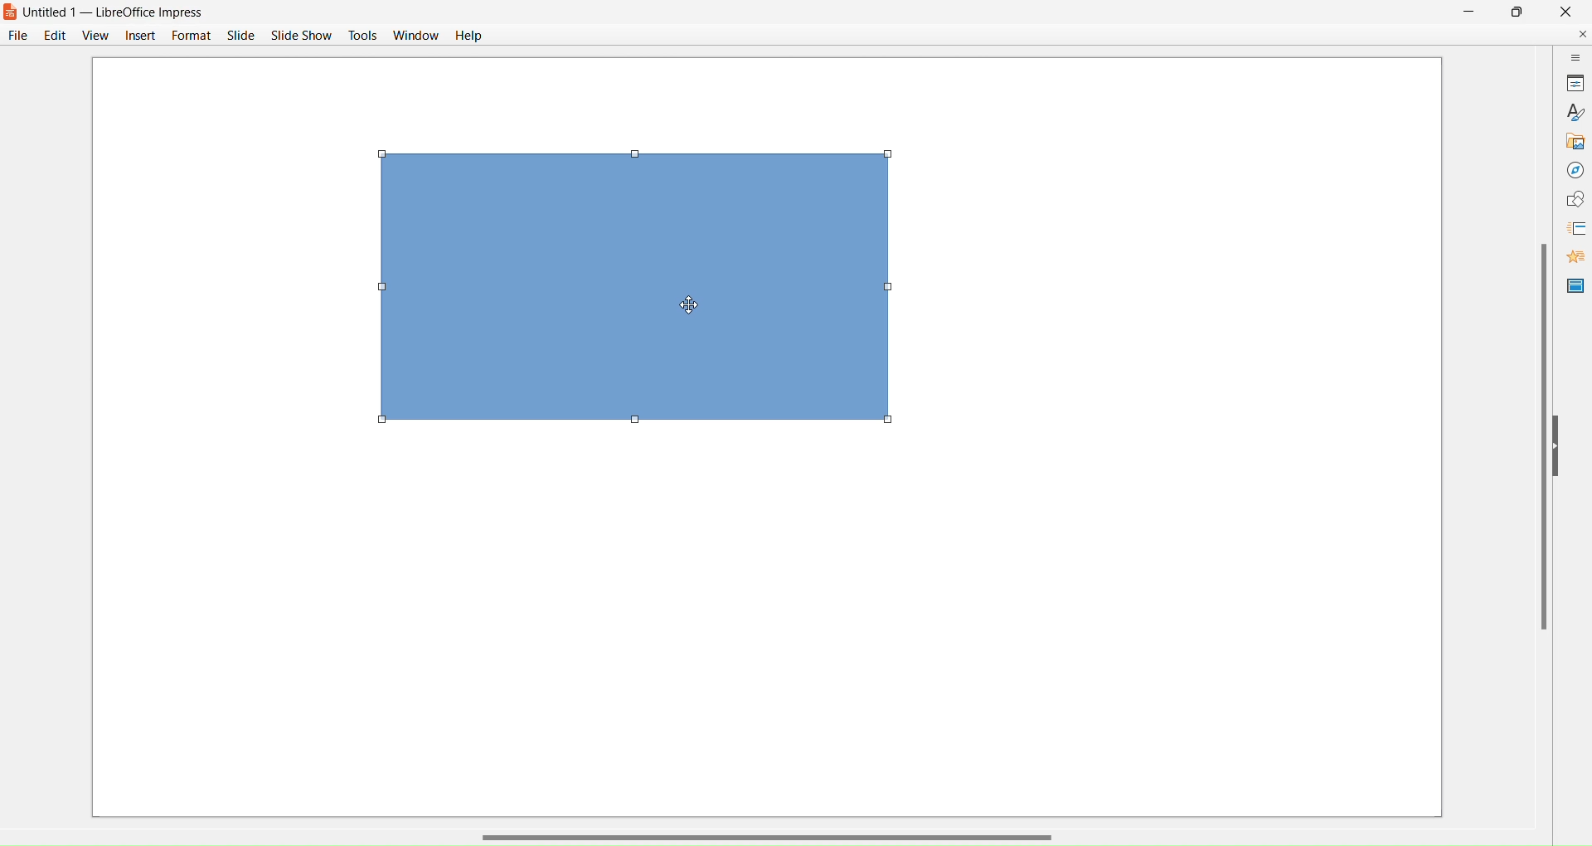 This screenshot has width=1592, height=846. I want to click on Minimize, so click(1470, 12).